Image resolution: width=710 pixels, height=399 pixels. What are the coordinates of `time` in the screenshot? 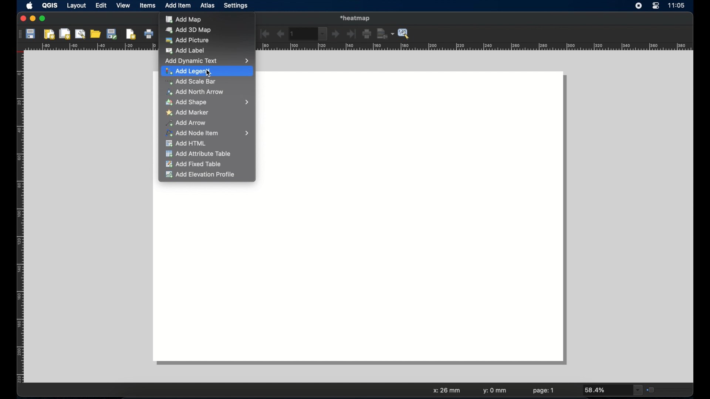 It's located at (678, 6).